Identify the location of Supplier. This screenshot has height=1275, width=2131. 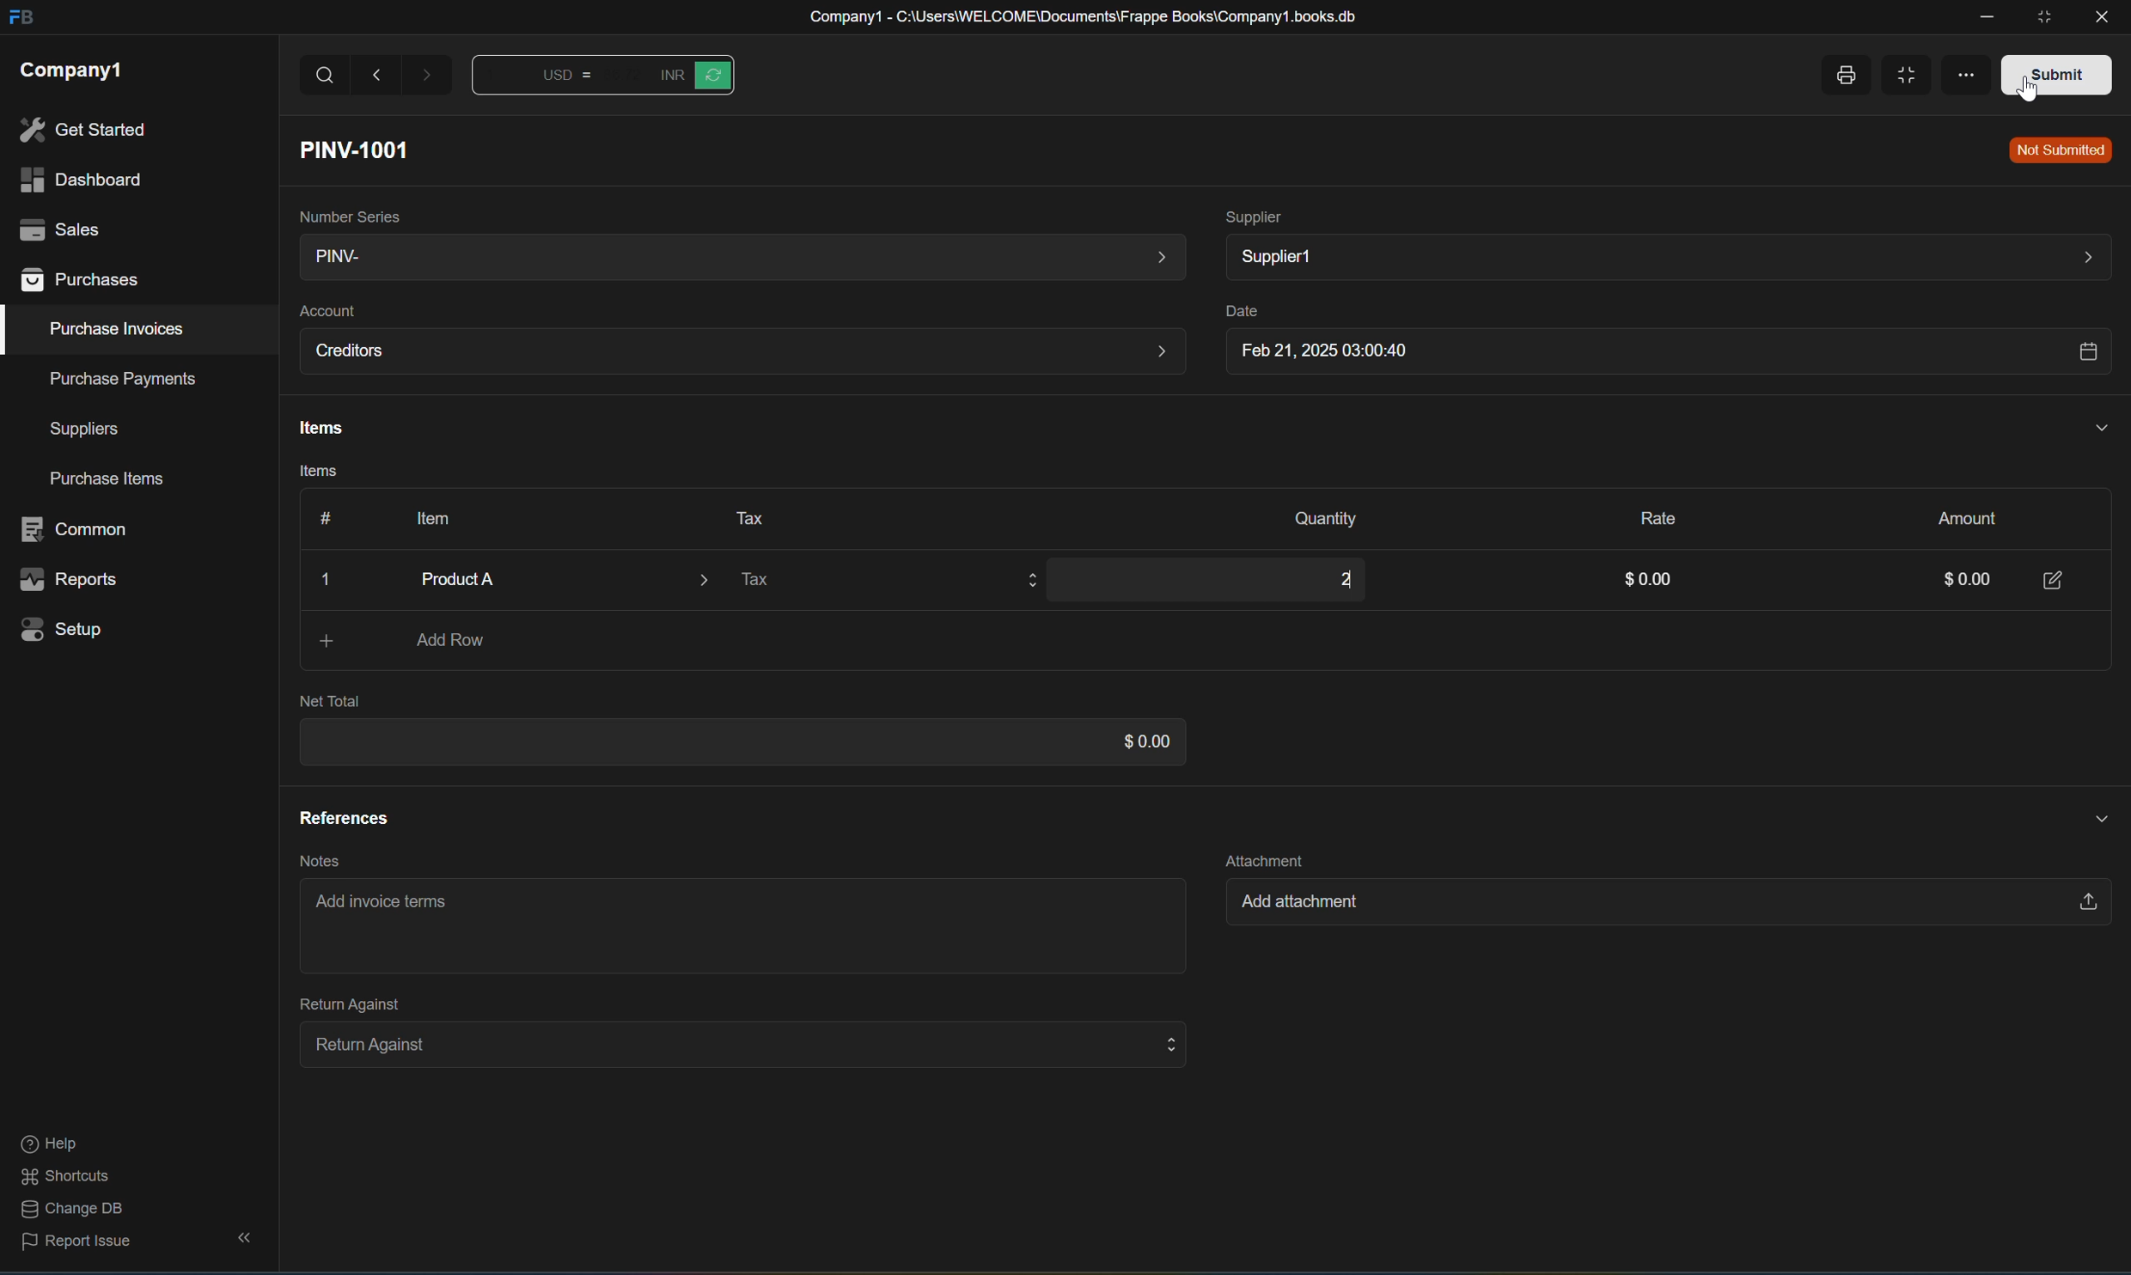
(1255, 216).